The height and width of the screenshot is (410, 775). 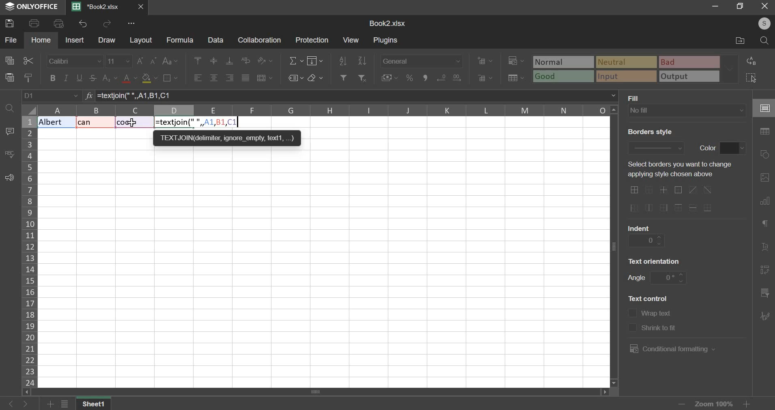 I want to click on formula, so click(x=88, y=96).